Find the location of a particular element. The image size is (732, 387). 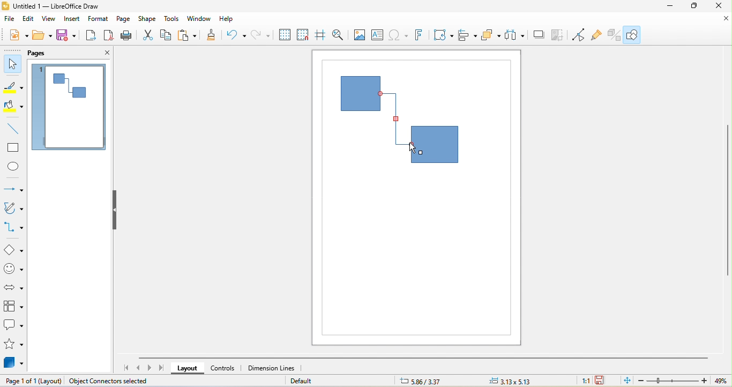

save is located at coordinates (65, 35).